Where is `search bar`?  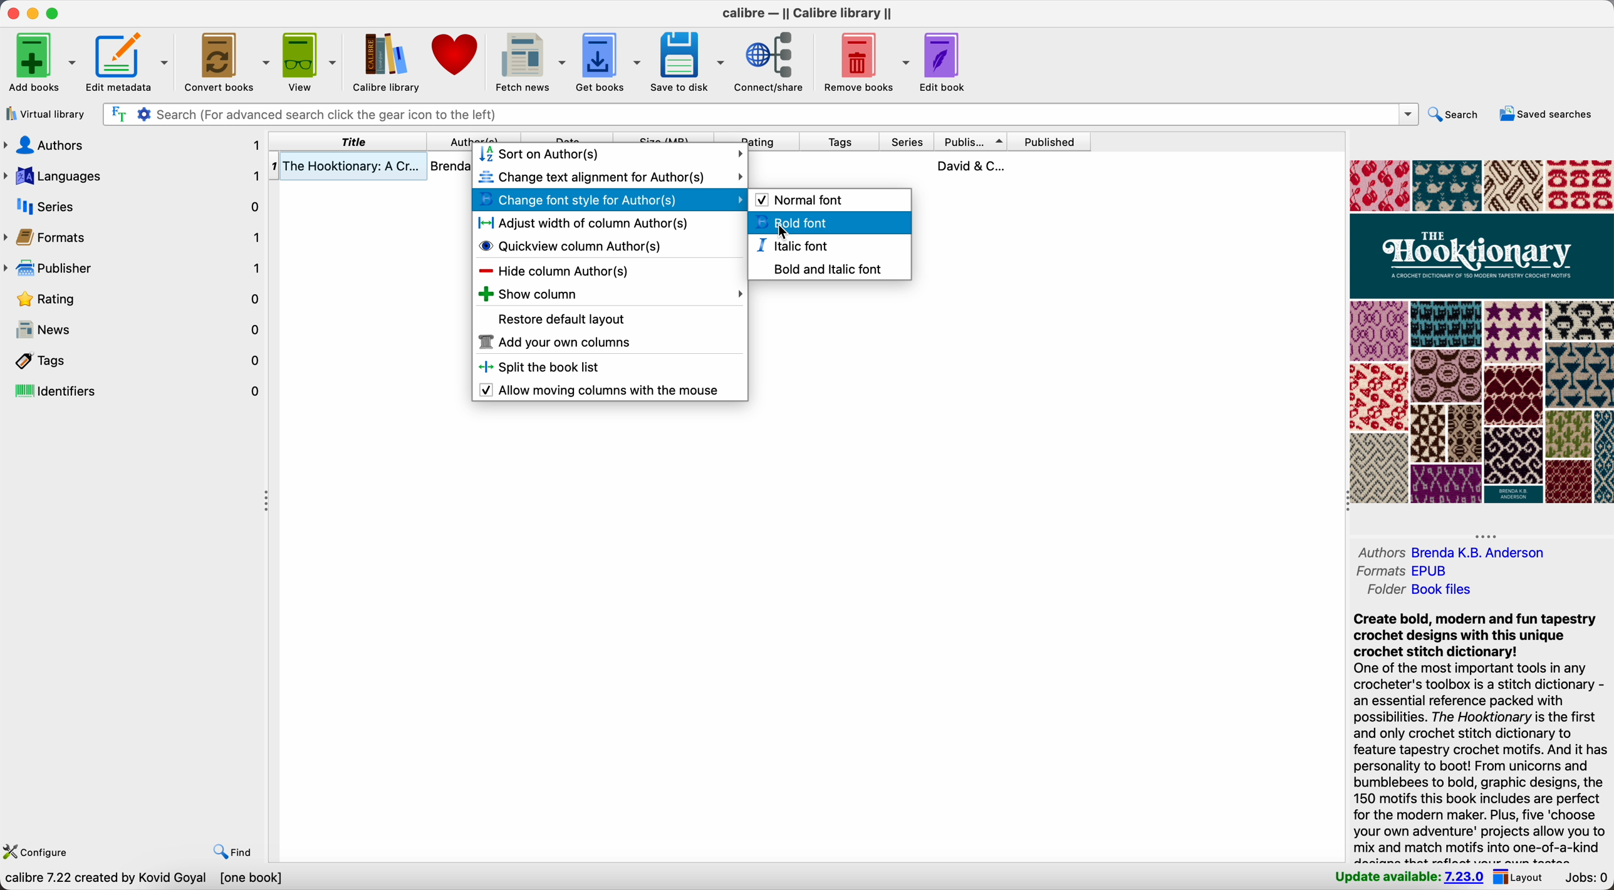
search bar is located at coordinates (761, 114).